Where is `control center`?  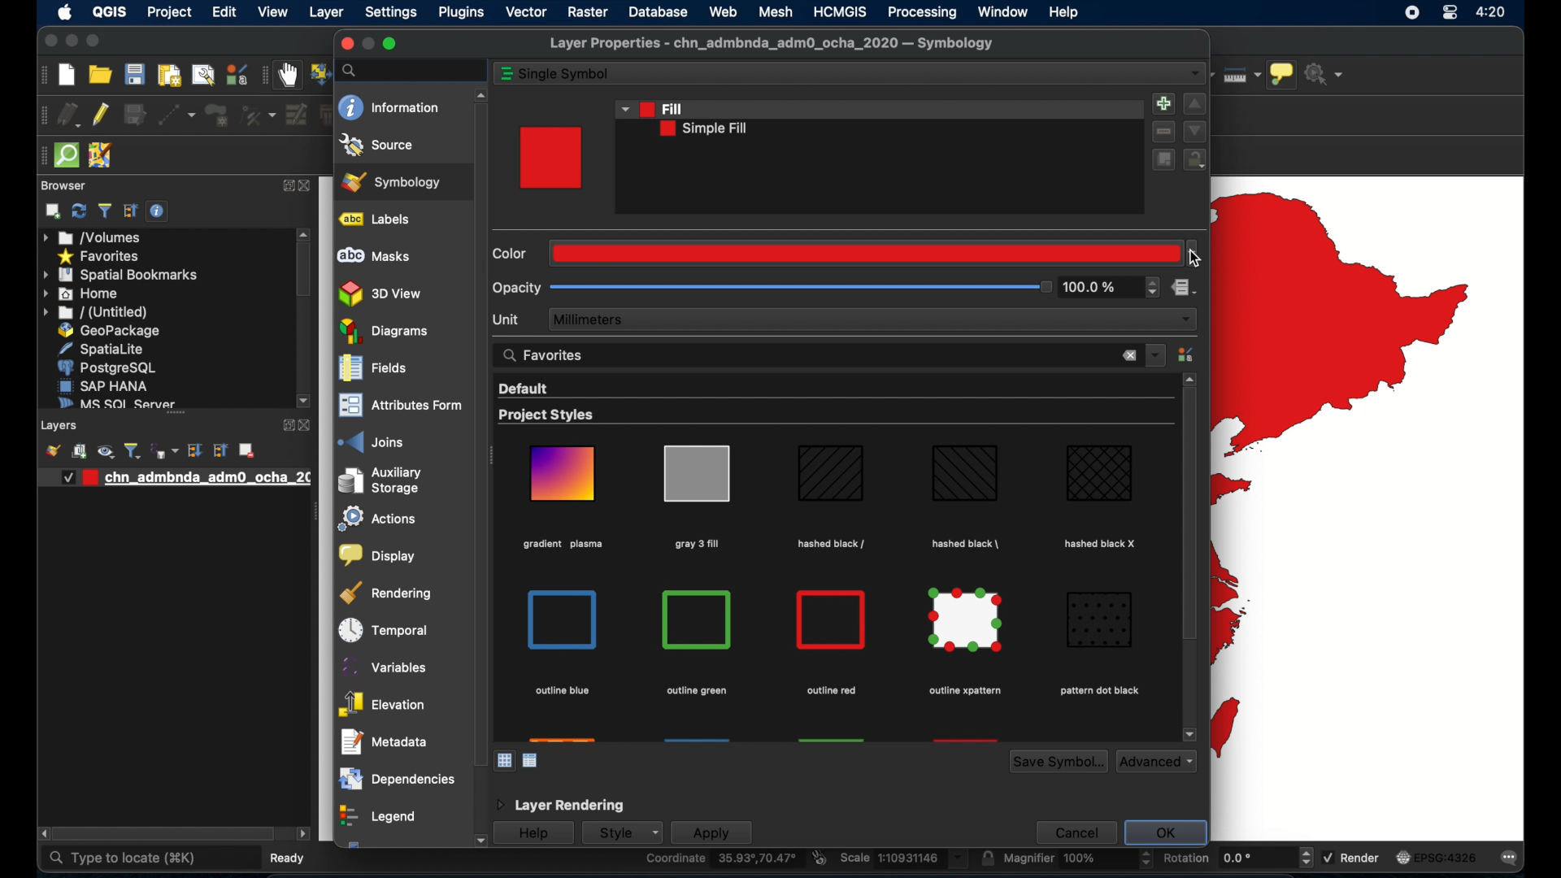 control center is located at coordinates (1450, 14).